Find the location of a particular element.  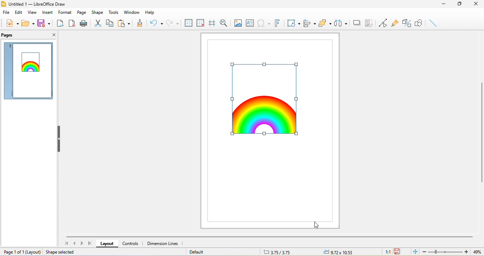

redo is located at coordinates (173, 23).